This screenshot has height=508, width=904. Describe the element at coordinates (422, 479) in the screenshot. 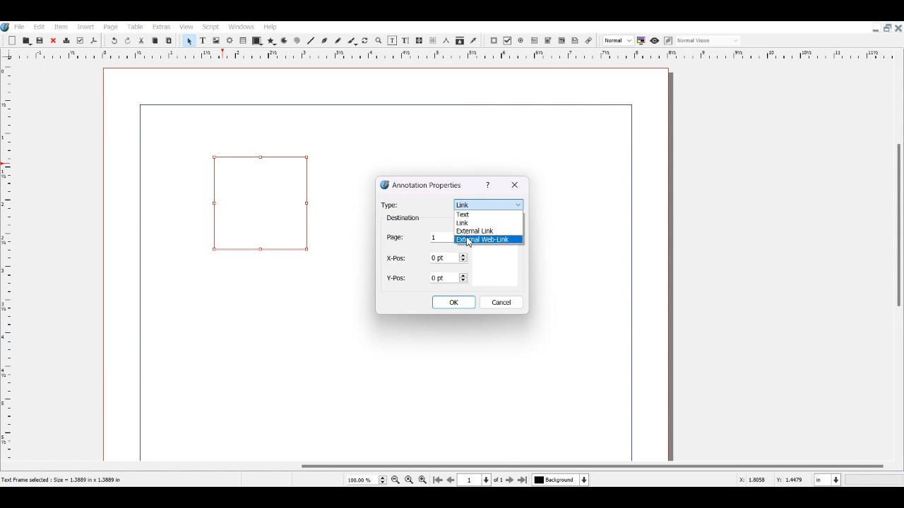

I see `Zoom in` at that location.